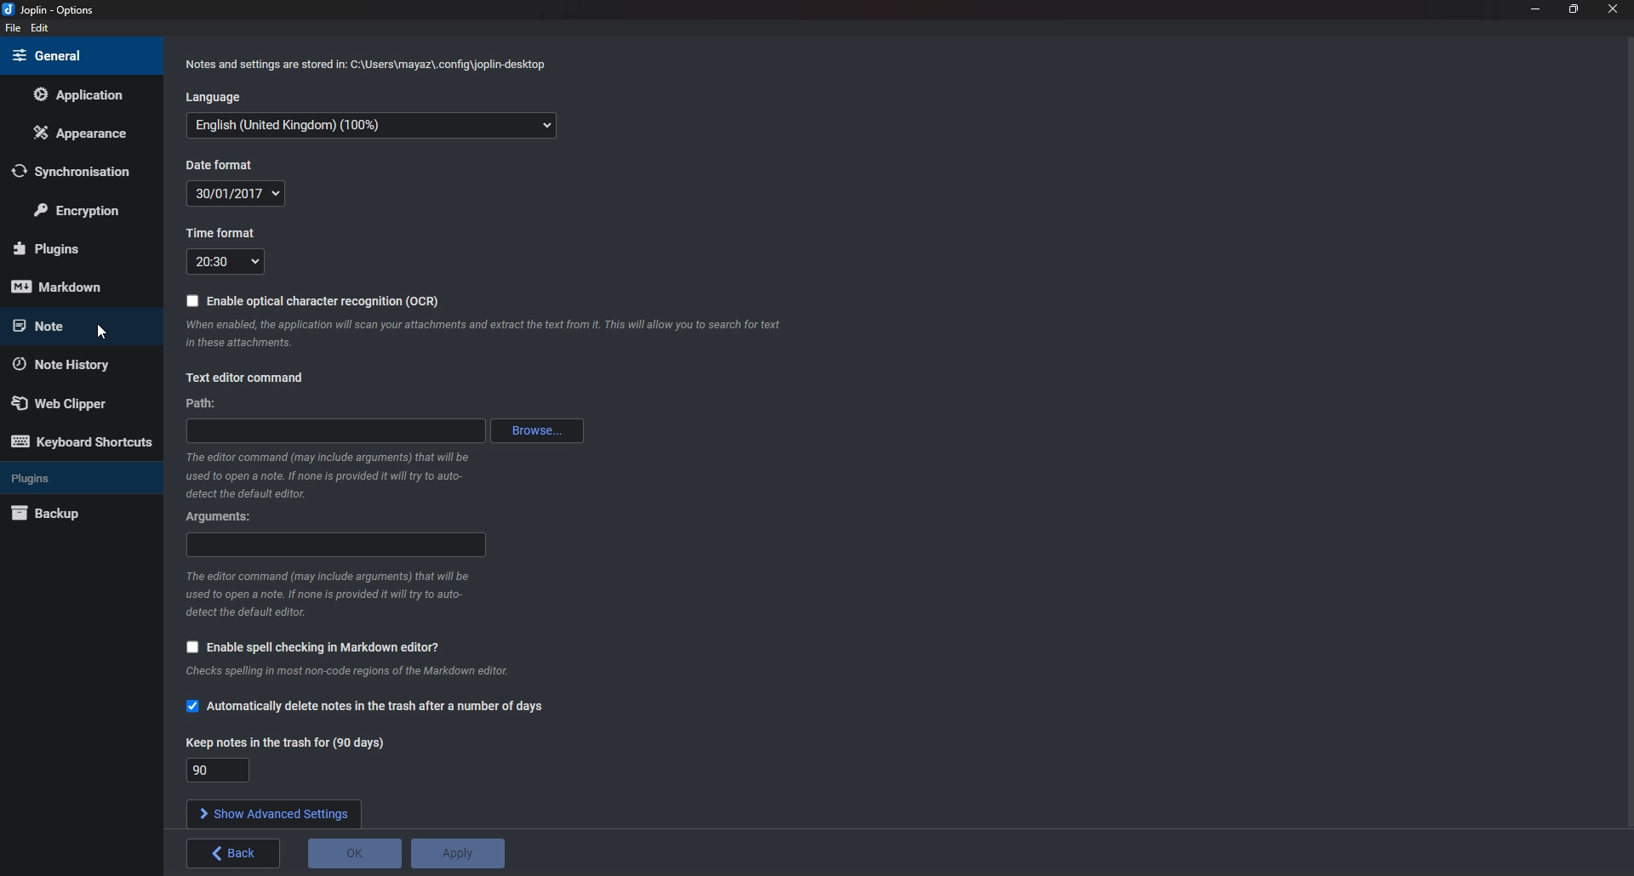 The image size is (1634, 876). Describe the element at coordinates (77, 513) in the screenshot. I see `Back up` at that location.